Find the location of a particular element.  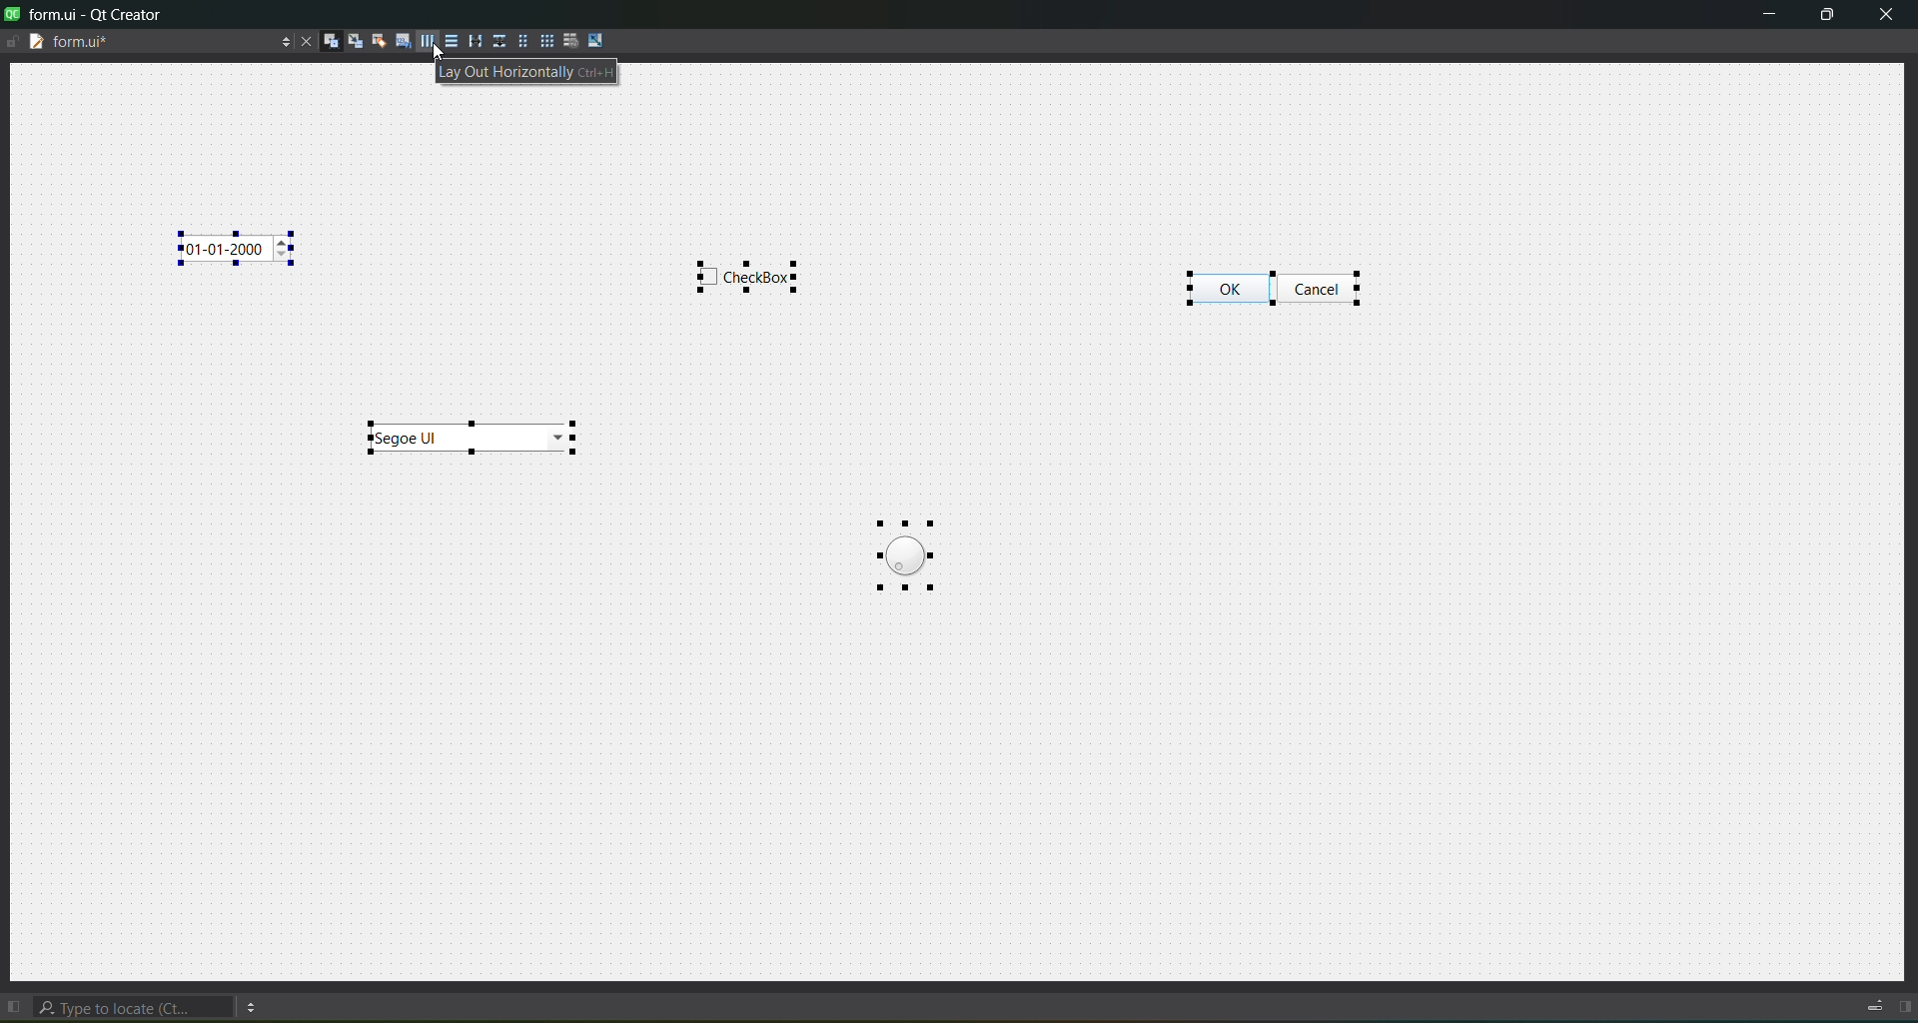

horizontal splitter is located at coordinates (474, 41).